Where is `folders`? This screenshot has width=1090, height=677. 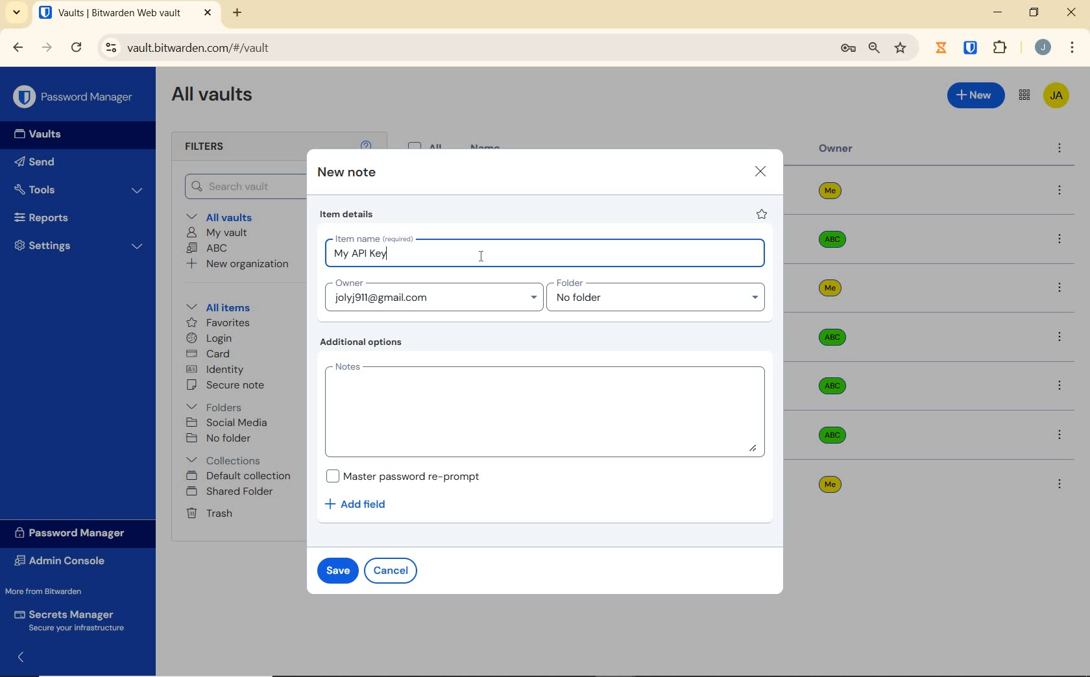 folders is located at coordinates (216, 407).